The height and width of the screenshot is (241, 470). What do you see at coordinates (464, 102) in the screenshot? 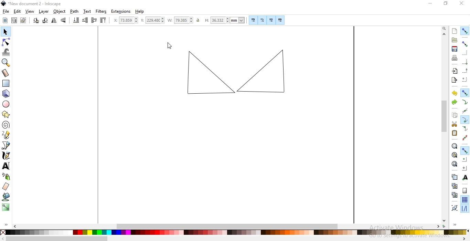
I see `snap to paths` at bounding box center [464, 102].